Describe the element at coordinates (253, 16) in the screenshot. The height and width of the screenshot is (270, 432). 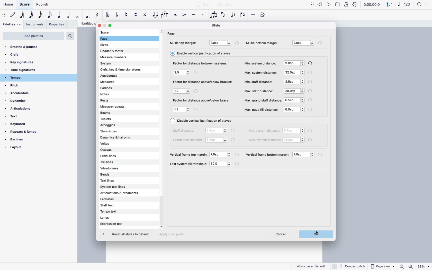
I see `more` at that location.